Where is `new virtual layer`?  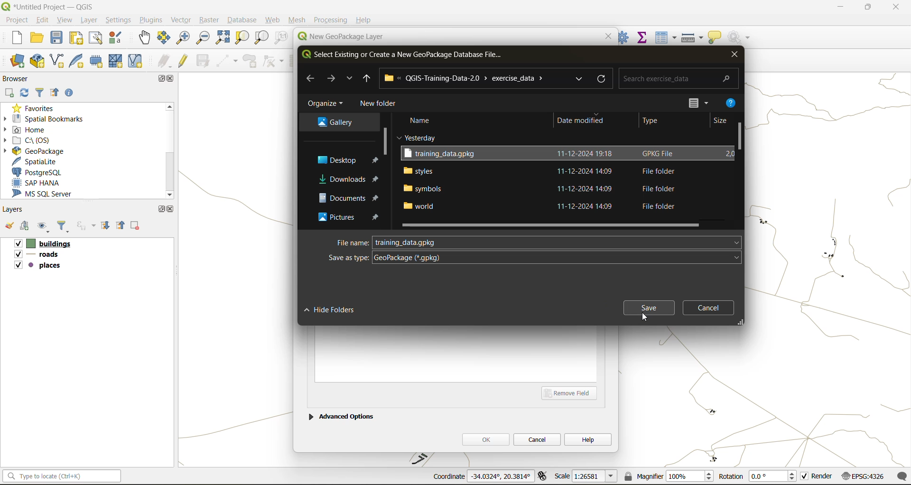
new virtual layer is located at coordinates (135, 61).